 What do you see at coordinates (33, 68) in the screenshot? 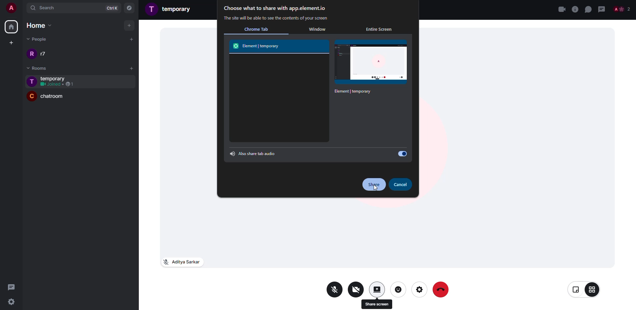
I see `rooms` at bounding box center [33, 68].